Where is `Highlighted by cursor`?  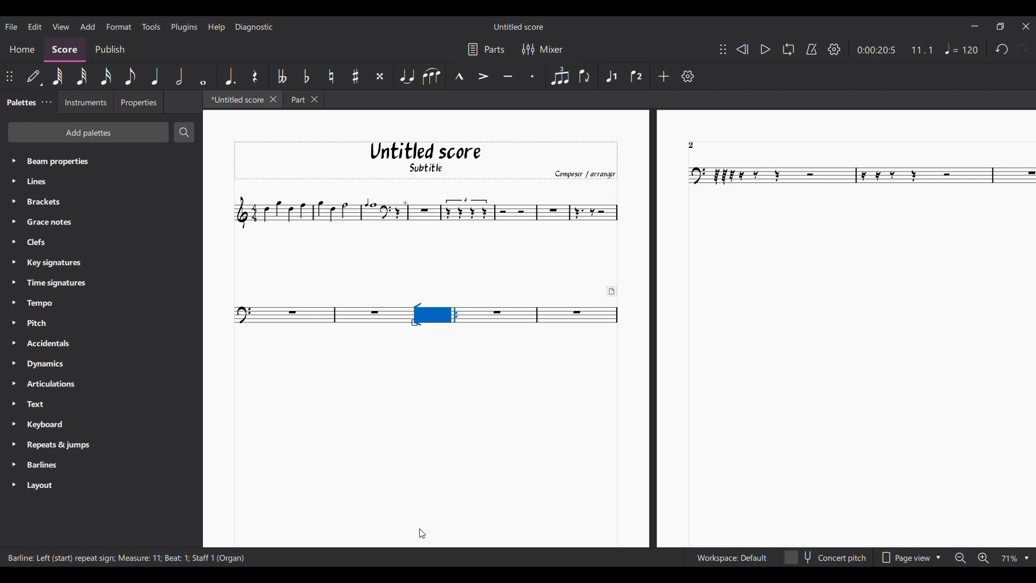
Highlighted by cursor is located at coordinates (118, 26).